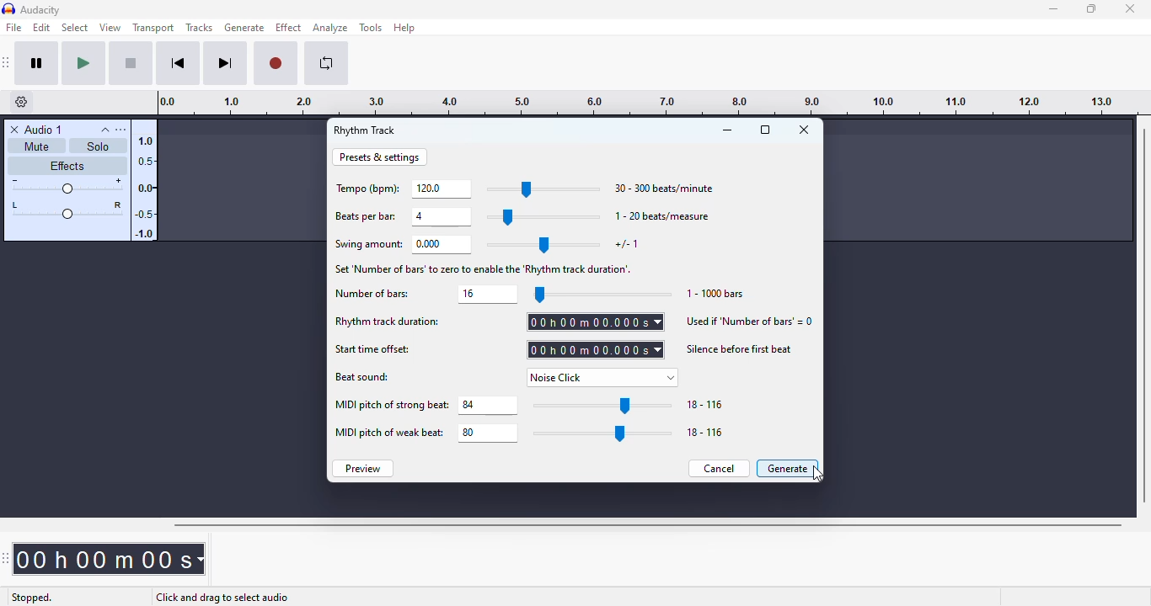 The width and height of the screenshot is (1151, 606). I want to click on view, so click(110, 27).